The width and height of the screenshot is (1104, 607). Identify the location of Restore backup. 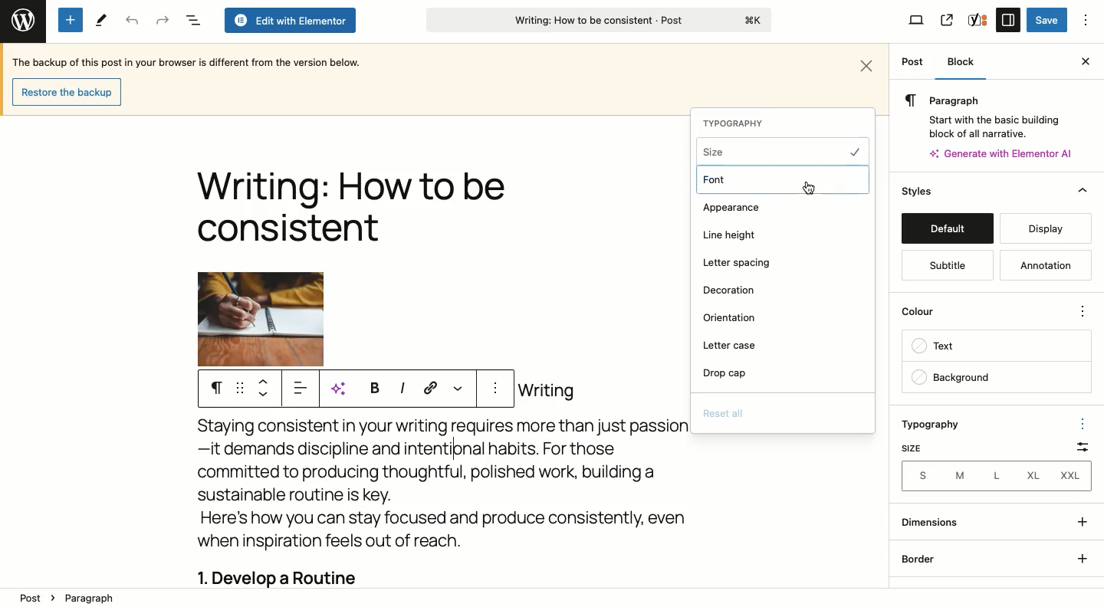
(65, 91).